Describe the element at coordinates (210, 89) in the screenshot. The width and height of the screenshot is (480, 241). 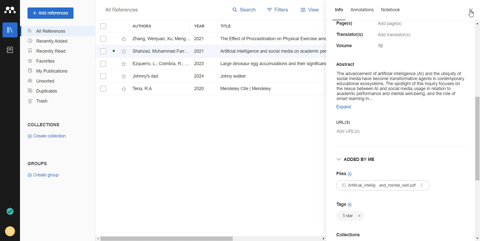
I see `File` at that location.